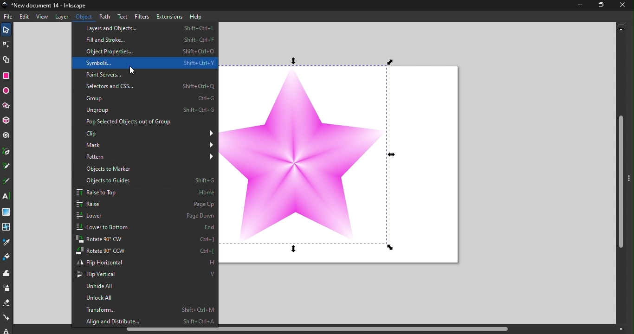 The image size is (634, 334). What do you see at coordinates (145, 298) in the screenshot?
I see `Unlock all` at bounding box center [145, 298].